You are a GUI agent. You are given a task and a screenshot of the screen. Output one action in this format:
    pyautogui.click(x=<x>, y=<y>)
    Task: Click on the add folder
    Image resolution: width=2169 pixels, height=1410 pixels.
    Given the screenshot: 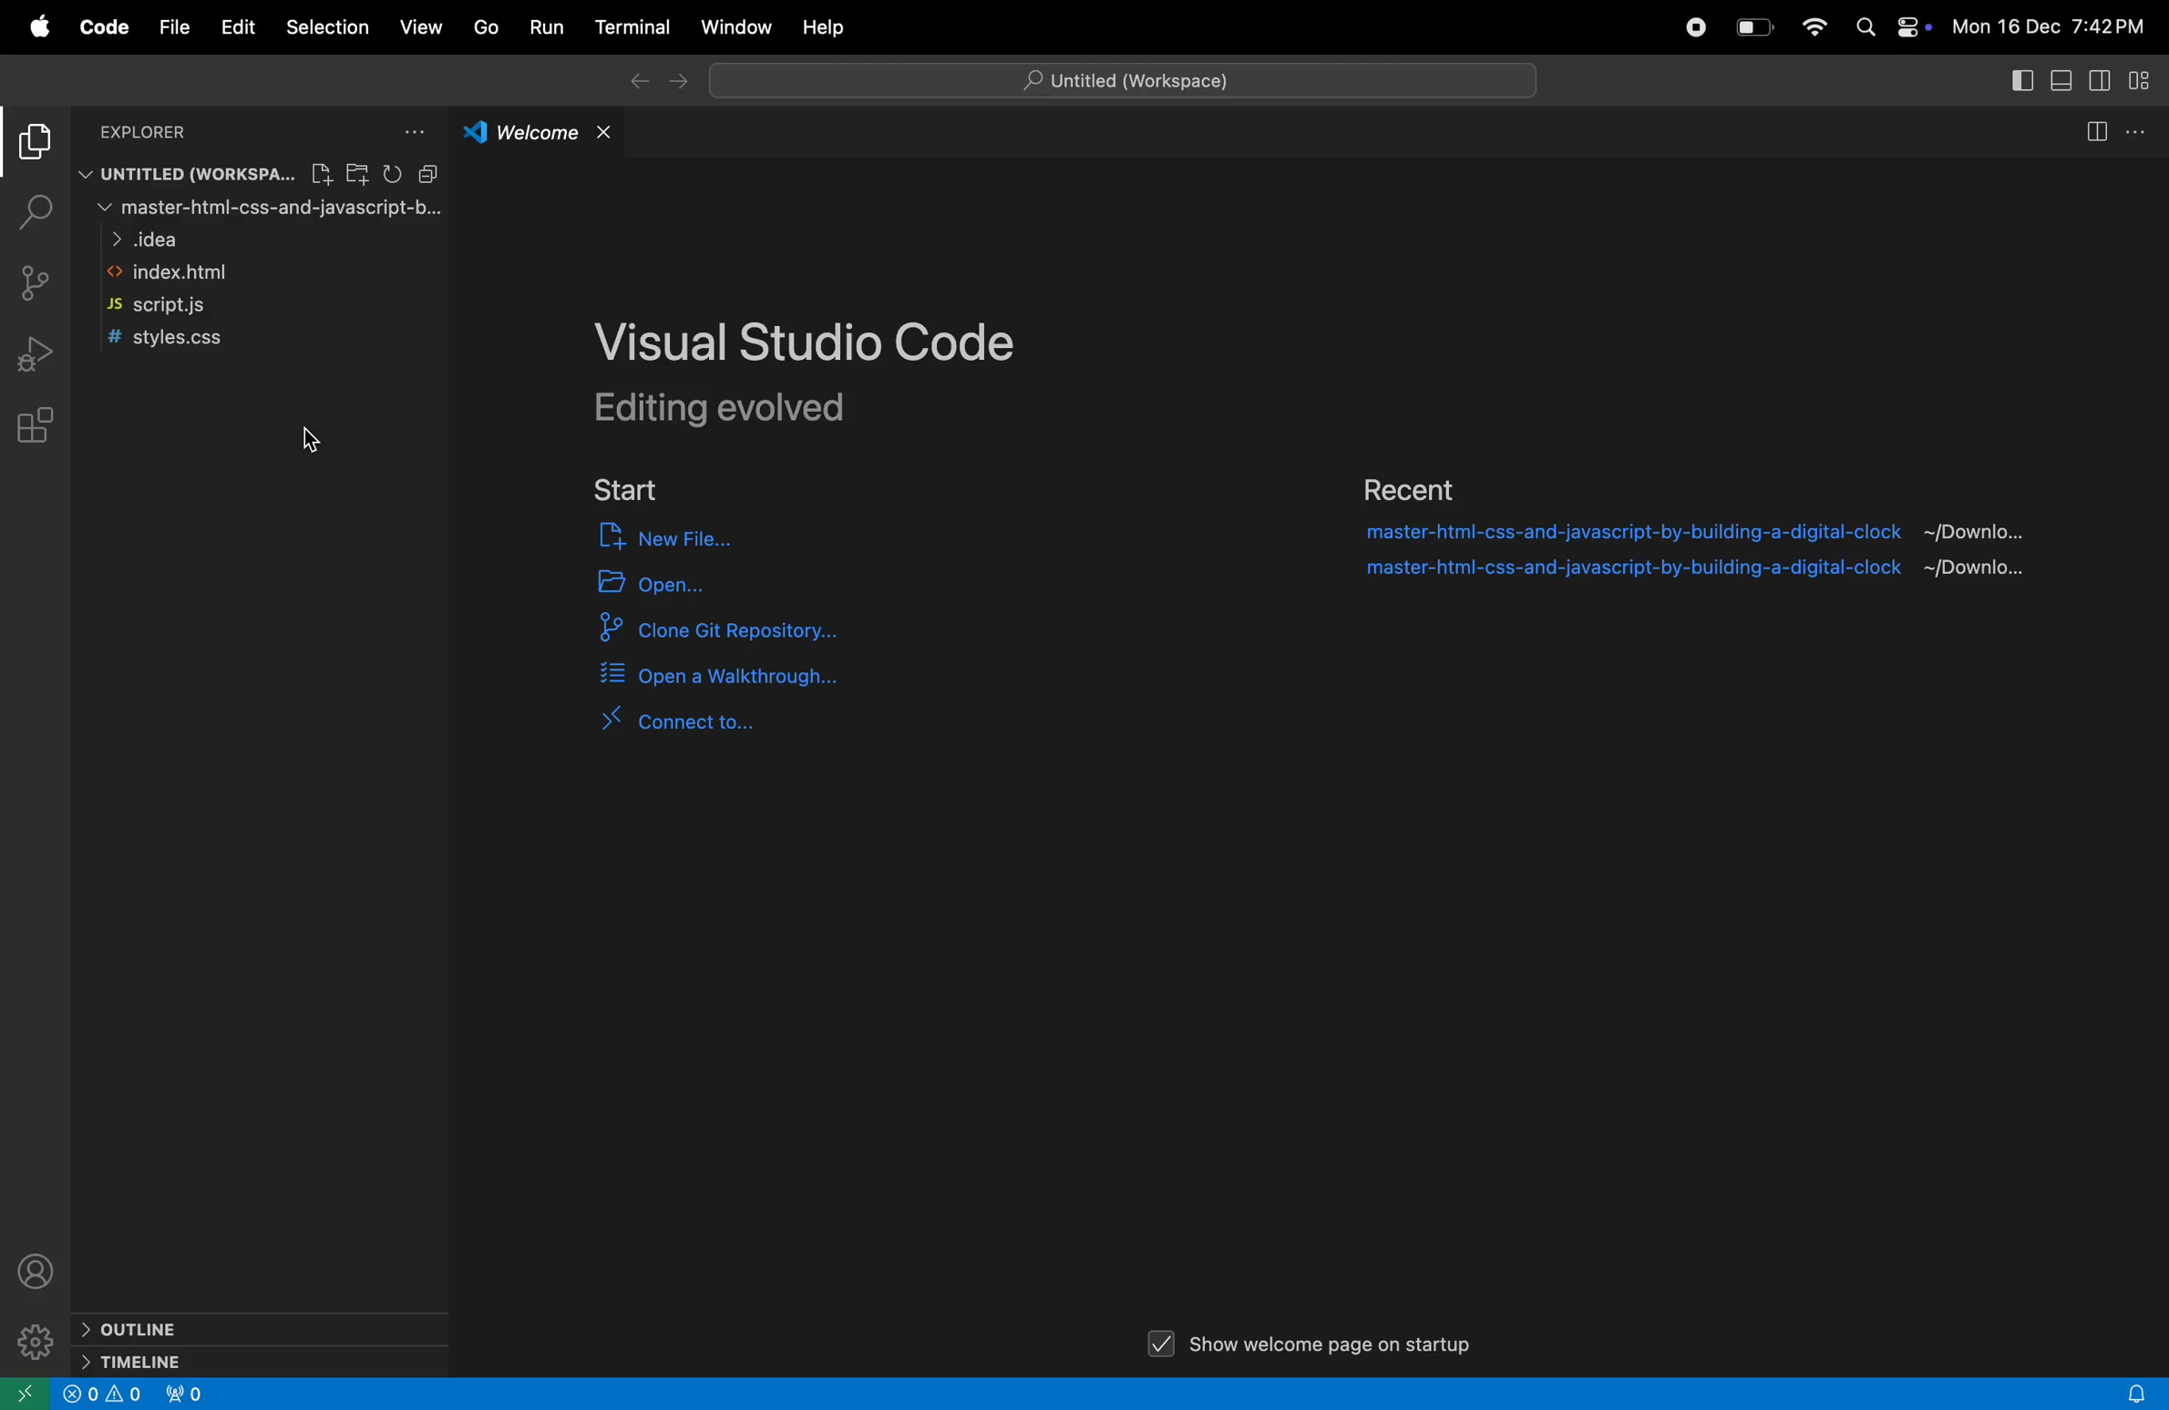 What is the action you would take?
    pyautogui.click(x=357, y=172)
    